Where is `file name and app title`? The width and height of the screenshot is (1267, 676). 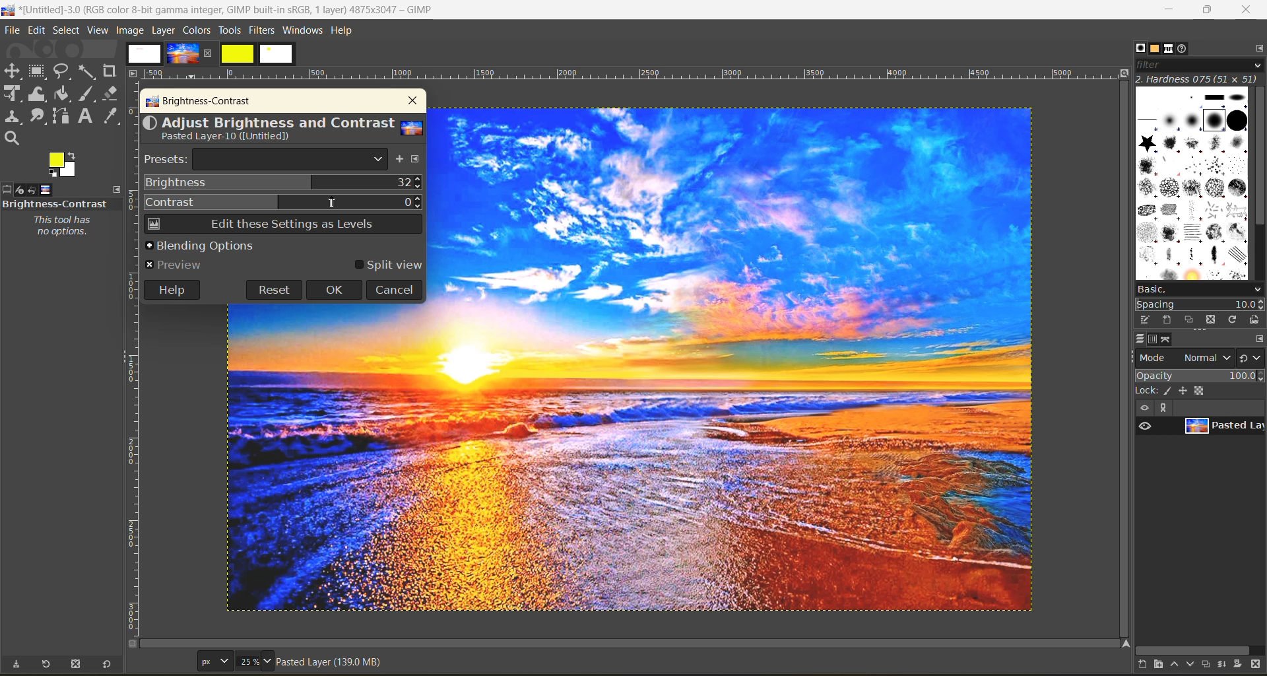
file name and app title is located at coordinates (226, 13).